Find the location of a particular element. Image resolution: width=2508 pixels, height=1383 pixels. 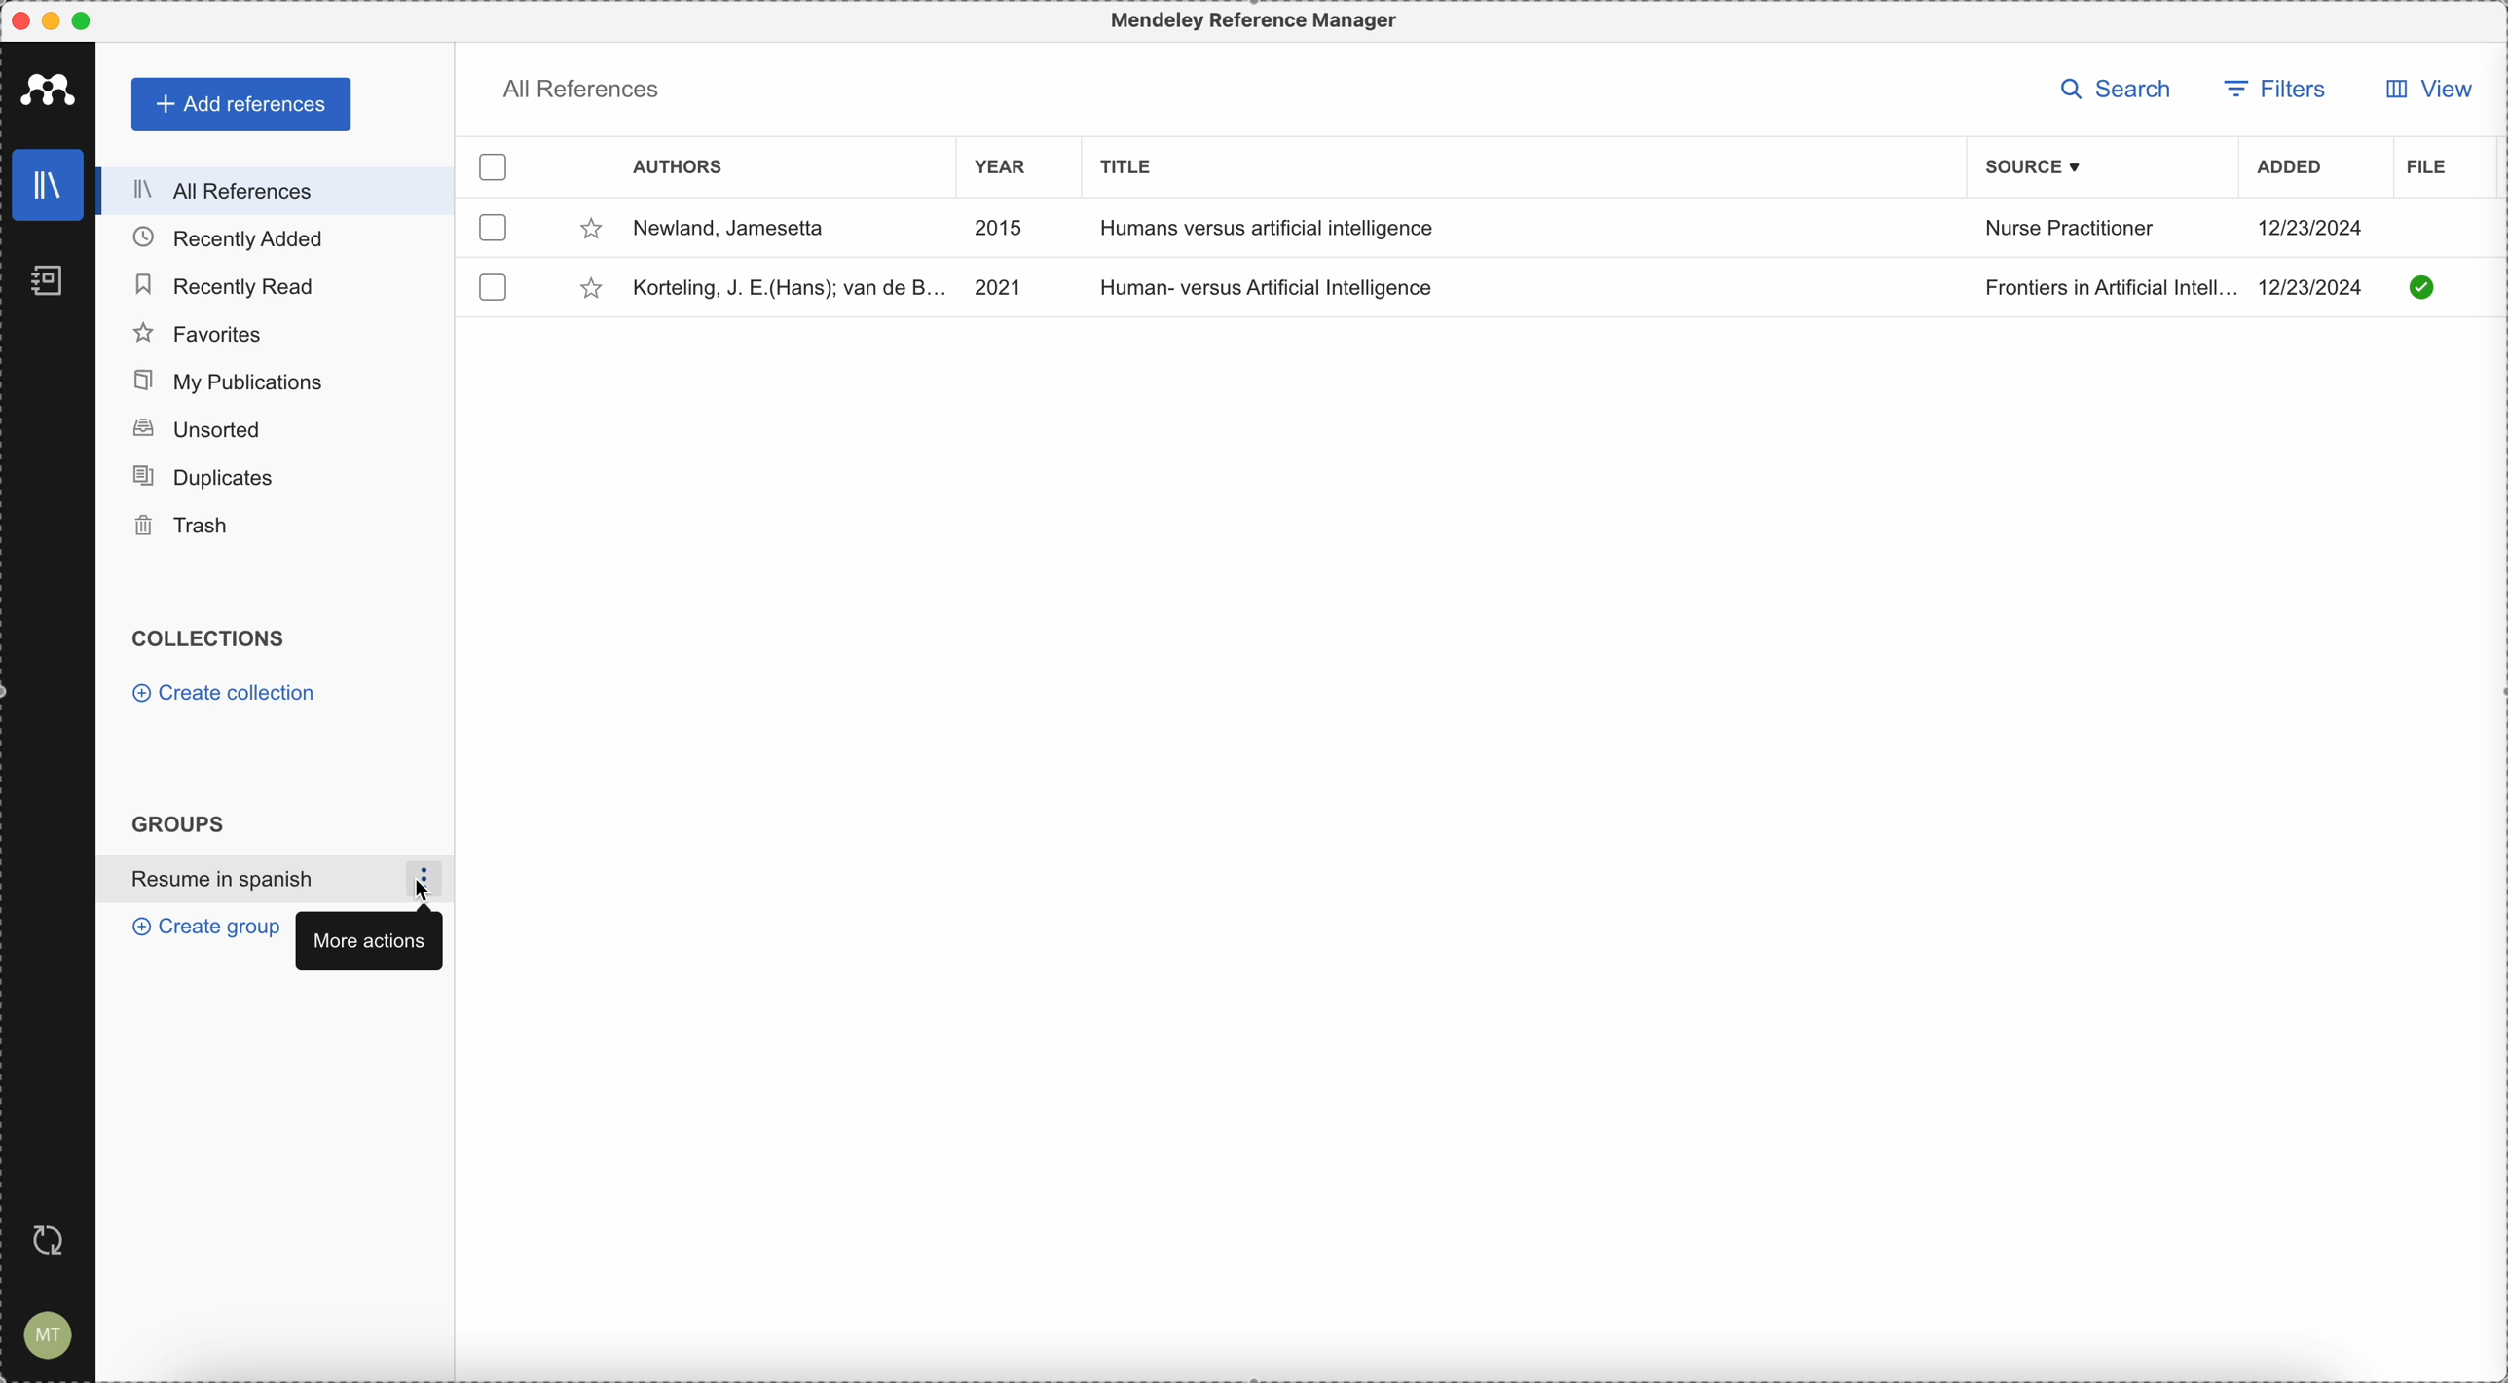

unsorted is located at coordinates (198, 427).